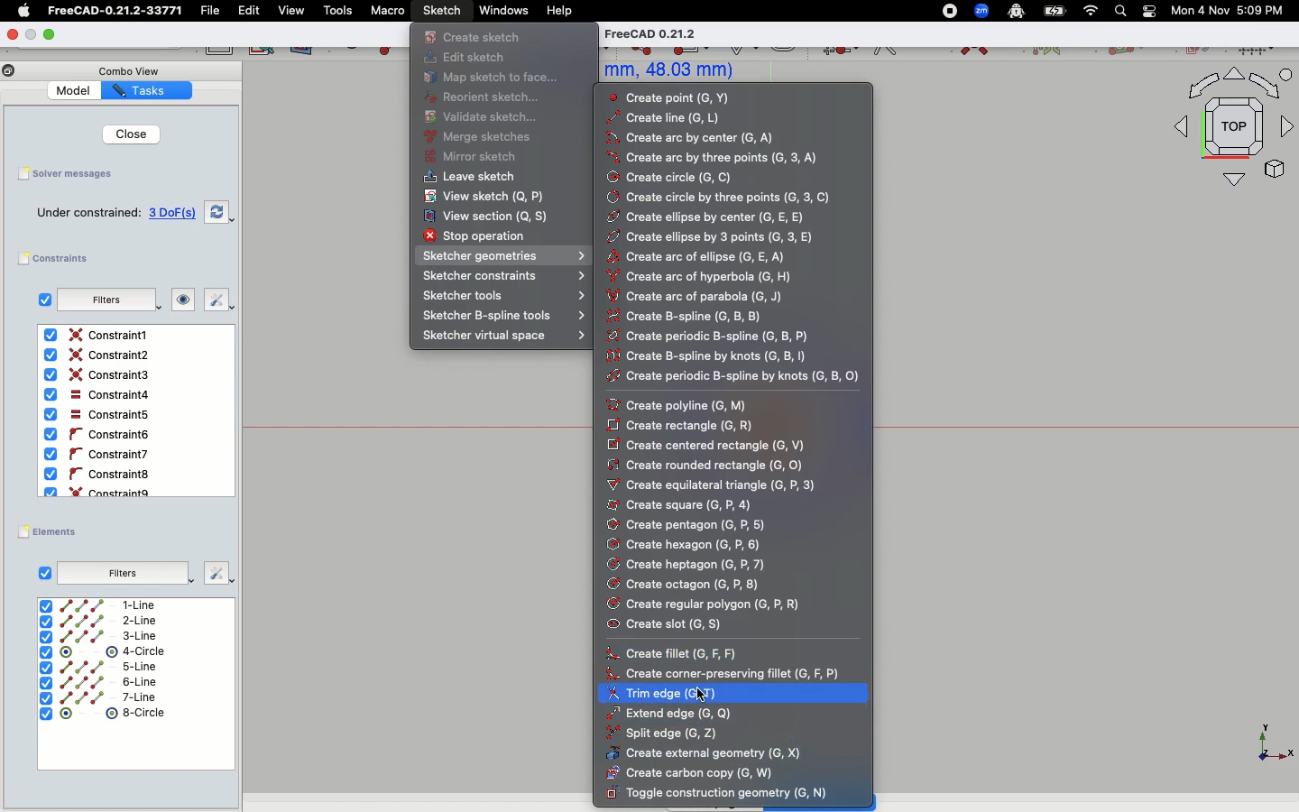 Image resolution: width=1299 pixels, height=812 pixels. Describe the element at coordinates (493, 215) in the screenshot. I see `View section(Q, S)` at that location.